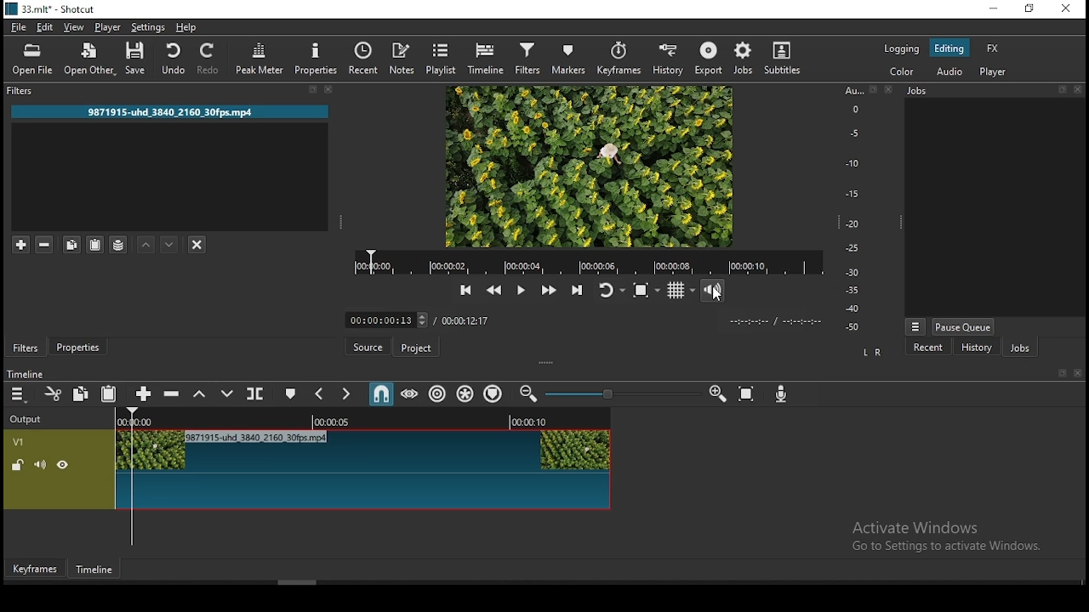  I want to click on record audio, so click(778, 395).